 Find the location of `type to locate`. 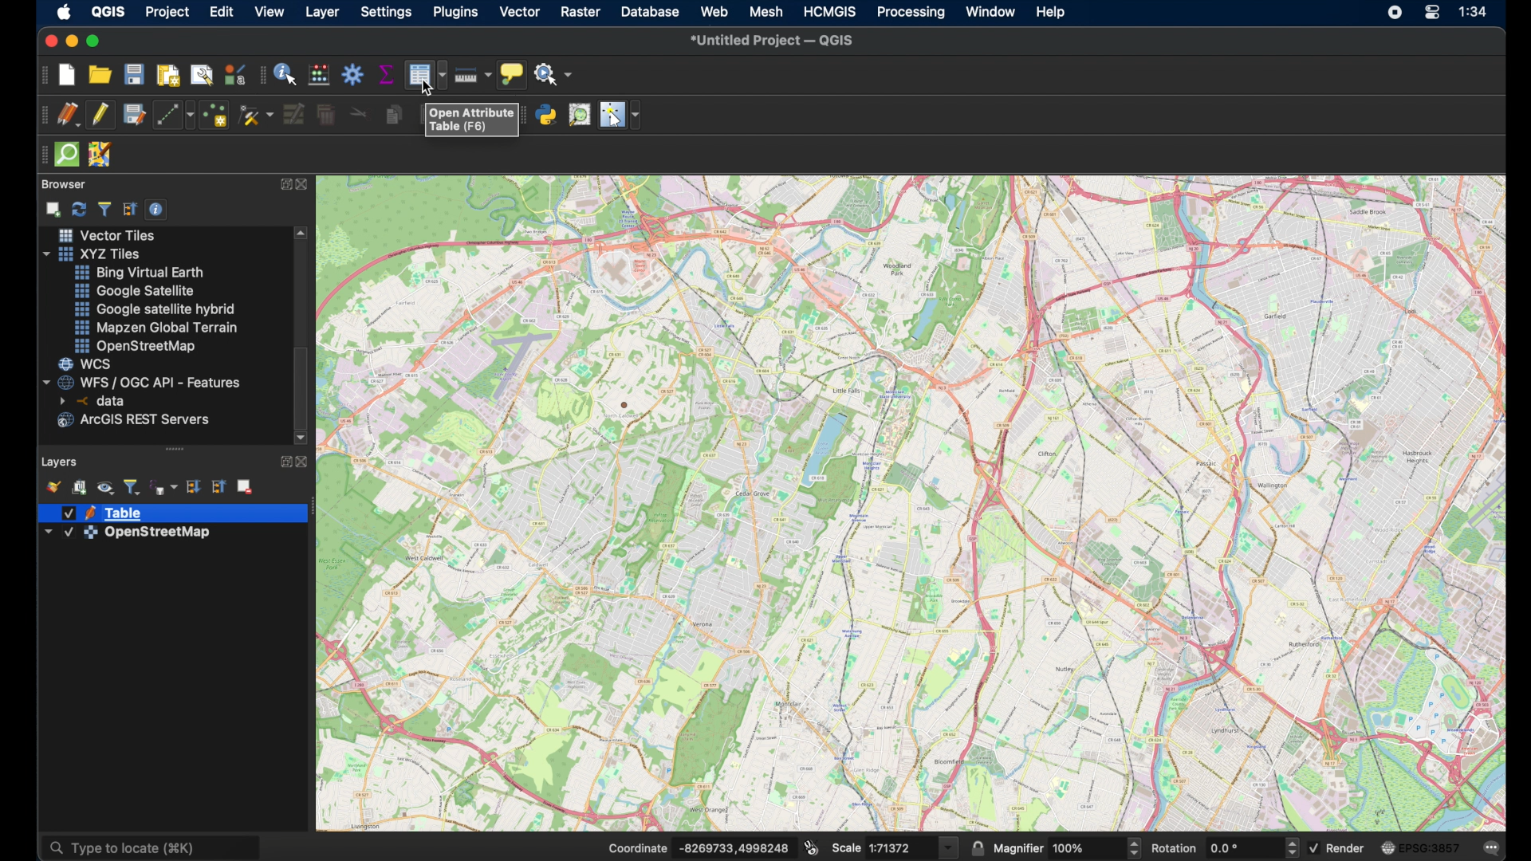

type to locate is located at coordinates (152, 843).